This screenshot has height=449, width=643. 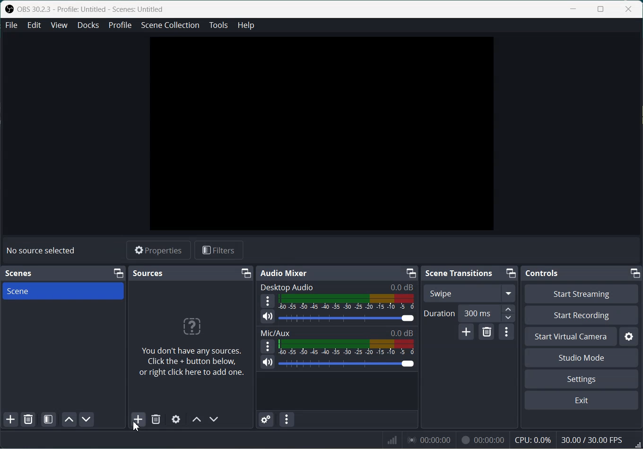 What do you see at coordinates (347, 319) in the screenshot?
I see `Volume Adjuster` at bounding box center [347, 319].